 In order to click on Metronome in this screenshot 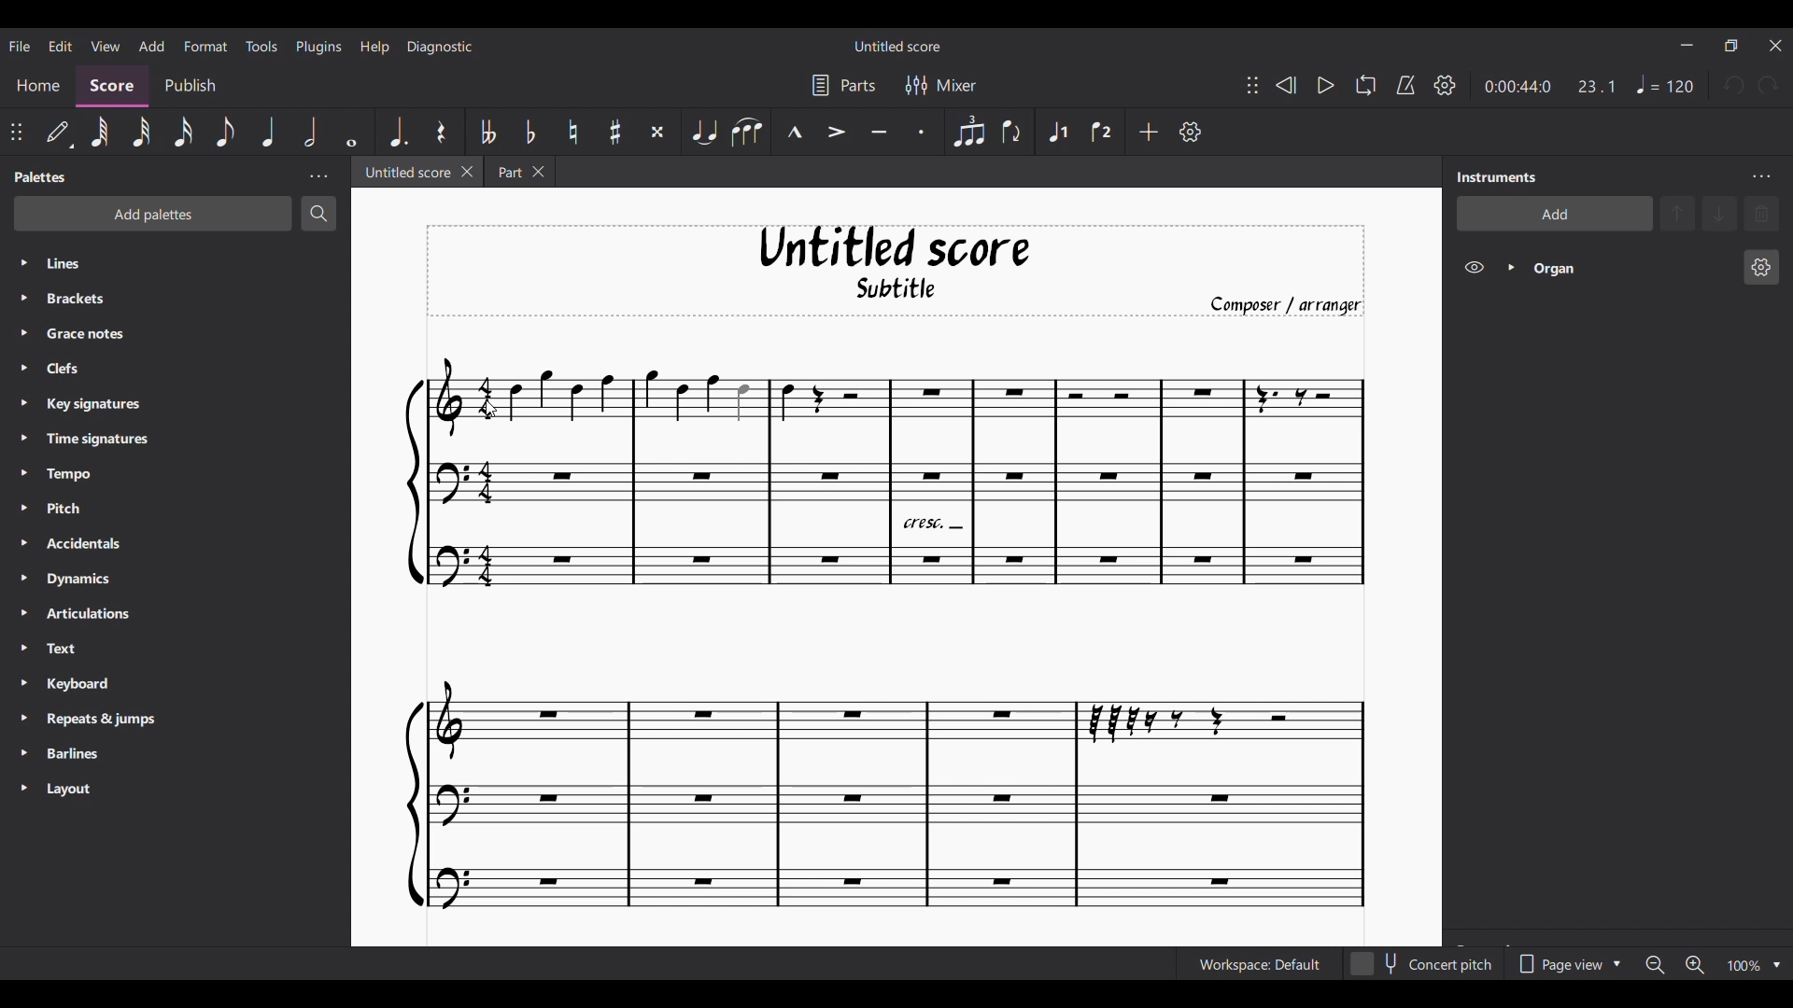, I will do `click(1405, 84)`.